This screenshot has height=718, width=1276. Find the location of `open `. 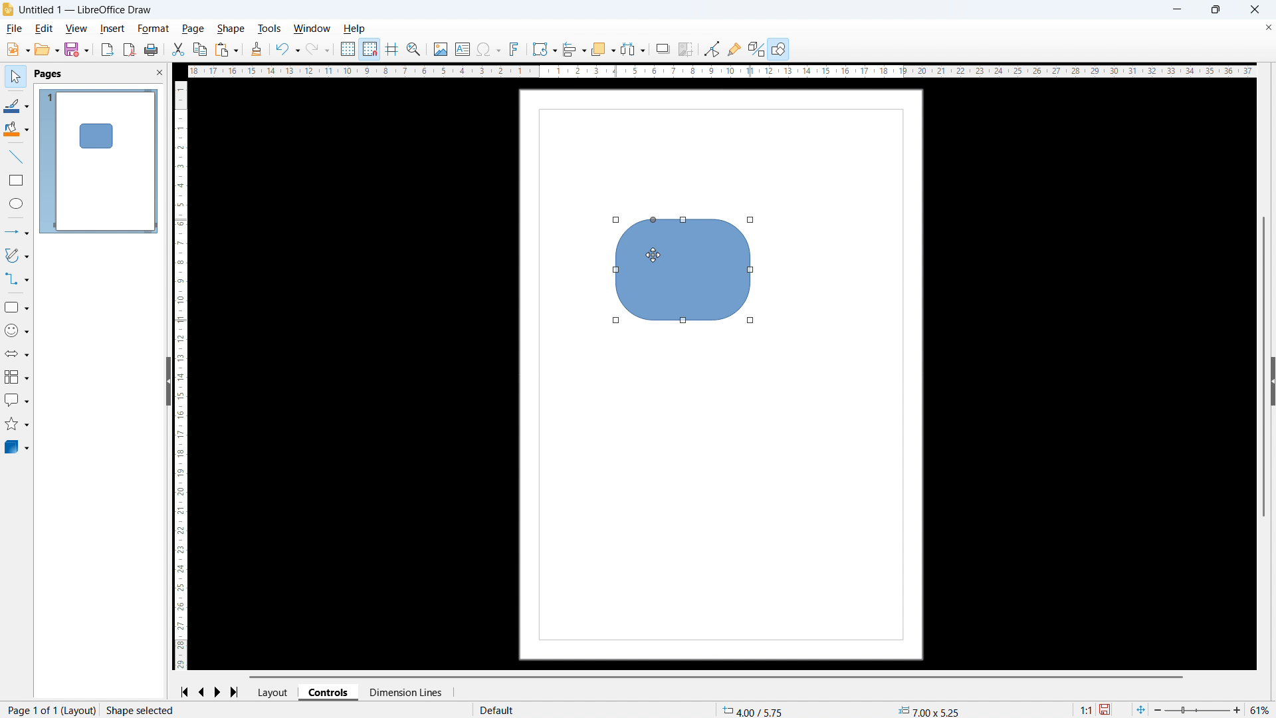

open  is located at coordinates (47, 49).